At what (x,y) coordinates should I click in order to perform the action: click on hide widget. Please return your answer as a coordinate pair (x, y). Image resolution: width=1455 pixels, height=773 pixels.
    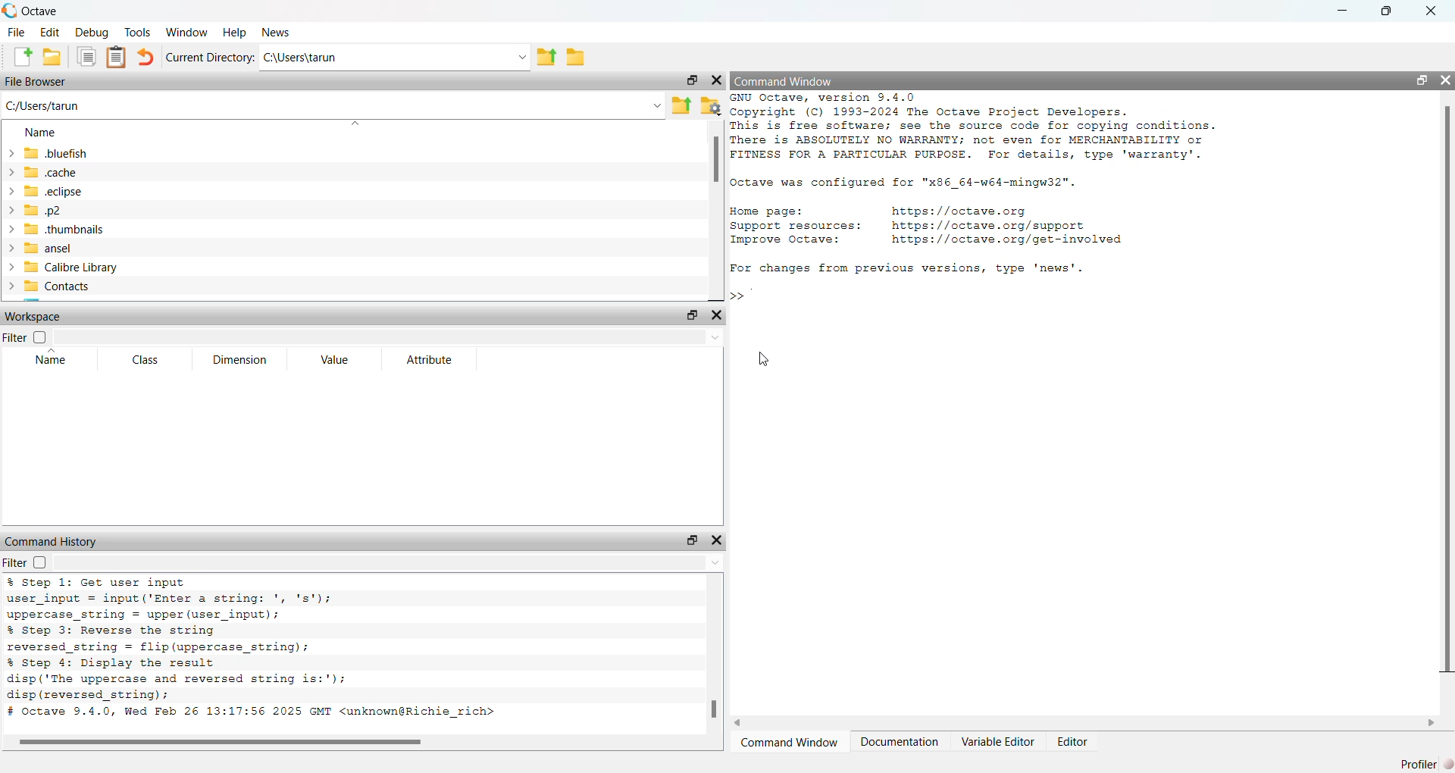
    Looking at the image, I should click on (716, 78).